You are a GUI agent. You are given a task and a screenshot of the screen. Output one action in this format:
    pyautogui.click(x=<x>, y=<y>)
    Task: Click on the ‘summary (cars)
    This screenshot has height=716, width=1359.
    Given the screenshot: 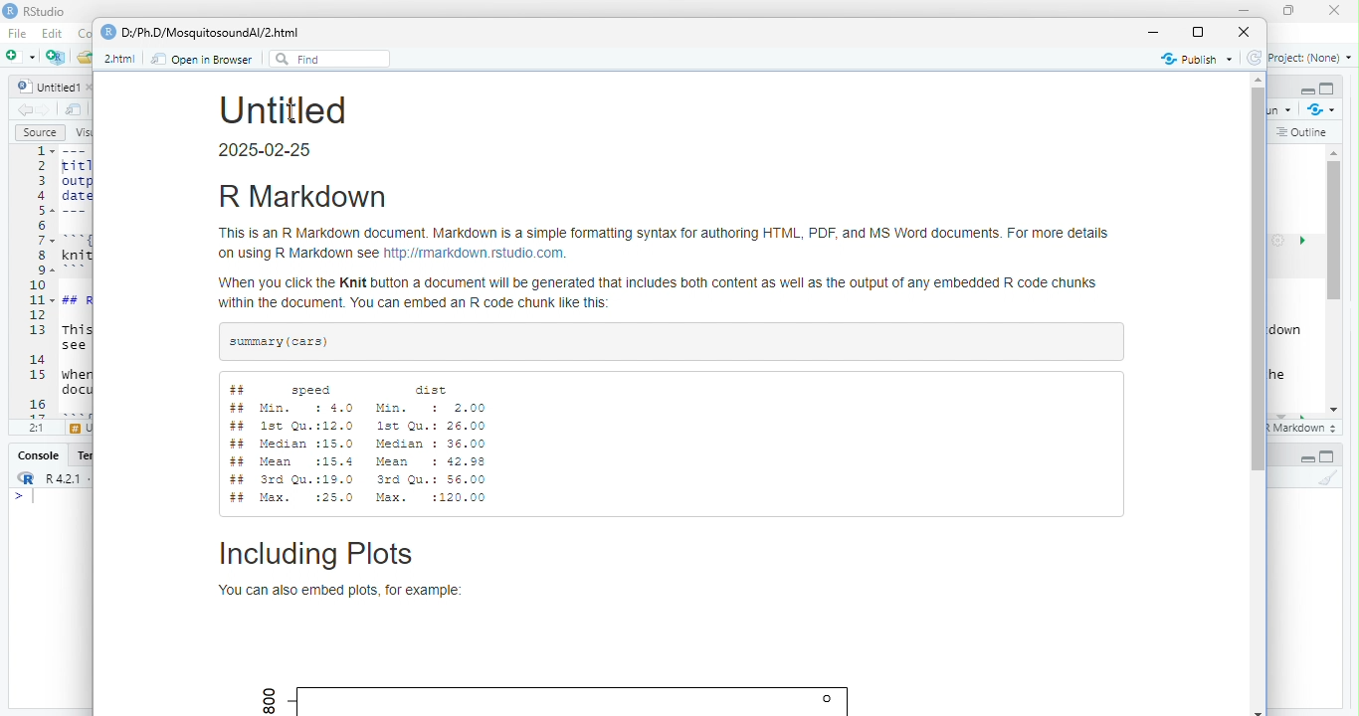 What is the action you would take?
    pyautogui.click(x=281, y=342)
    